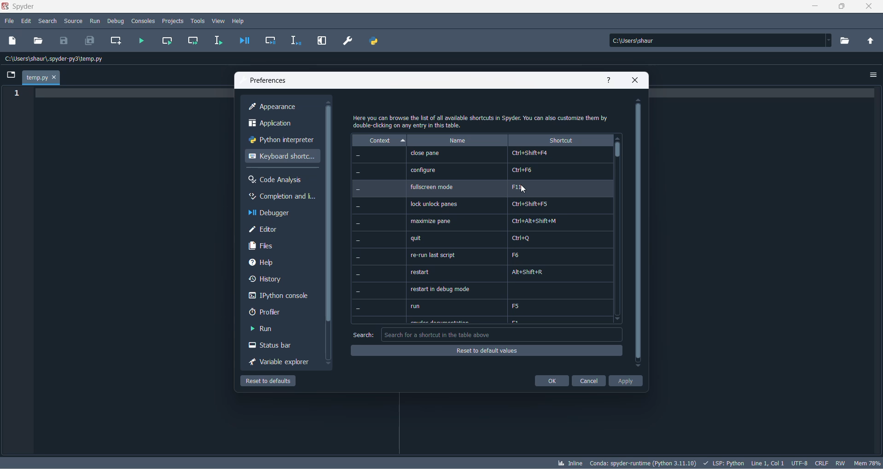 The image size is (883, 469). I want to click on name heading, so click(456, 140).